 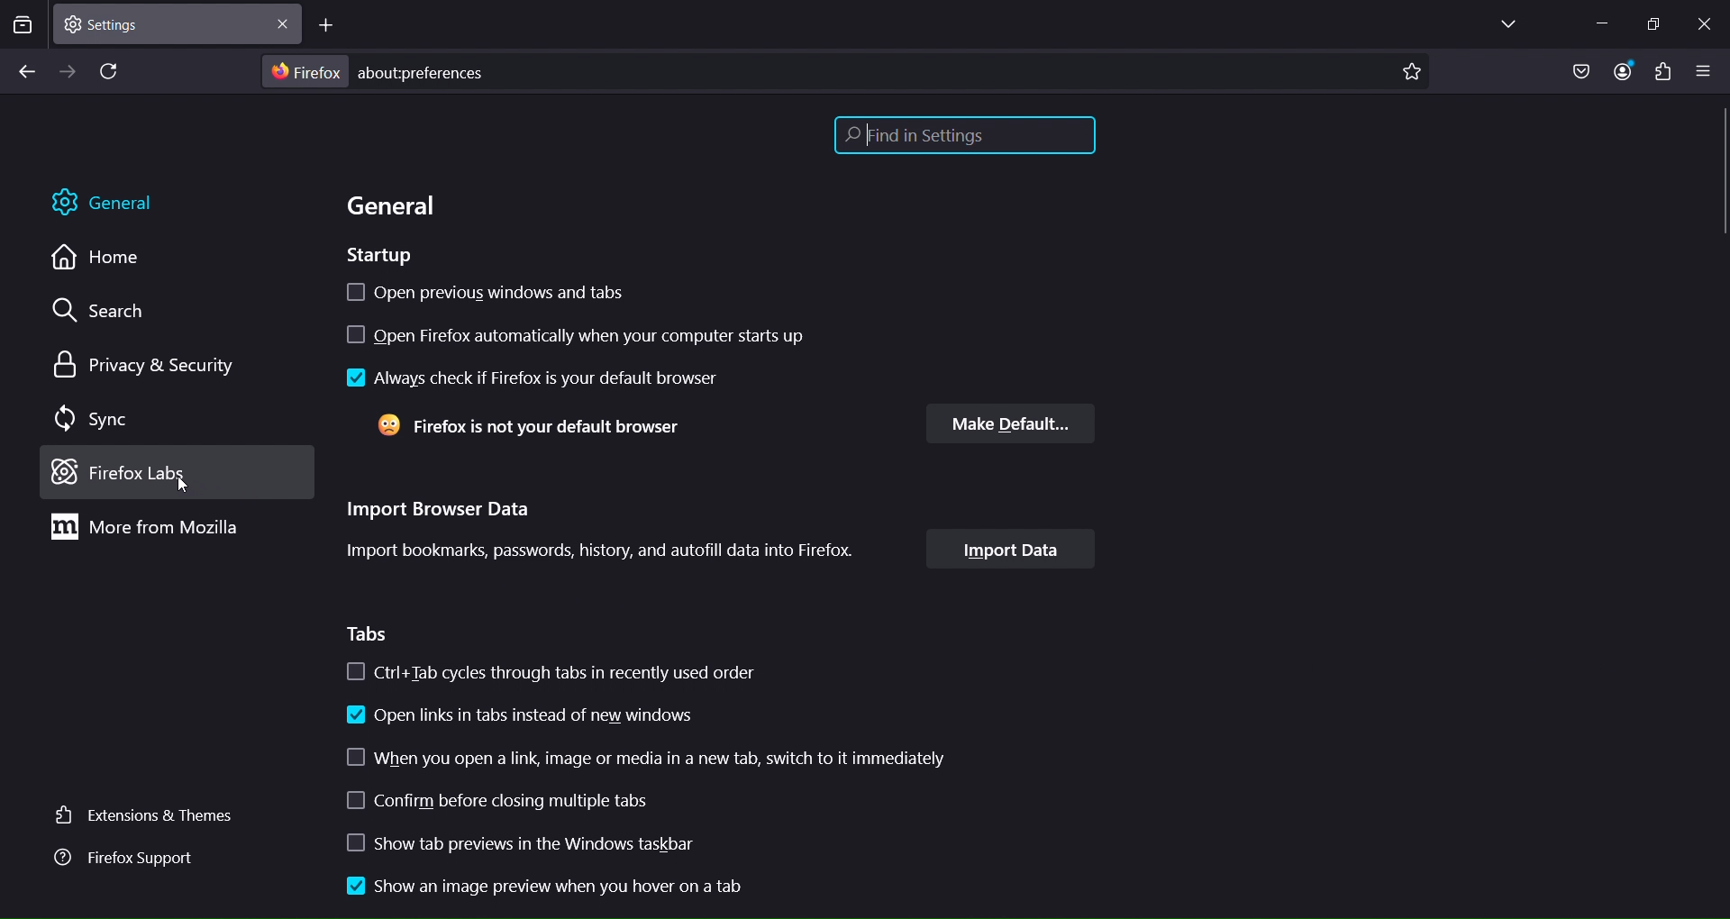 What do you see at coordinates (1577, 71) in the screenshot?
I see `save to pocket` at bounding box center [1577, 71].